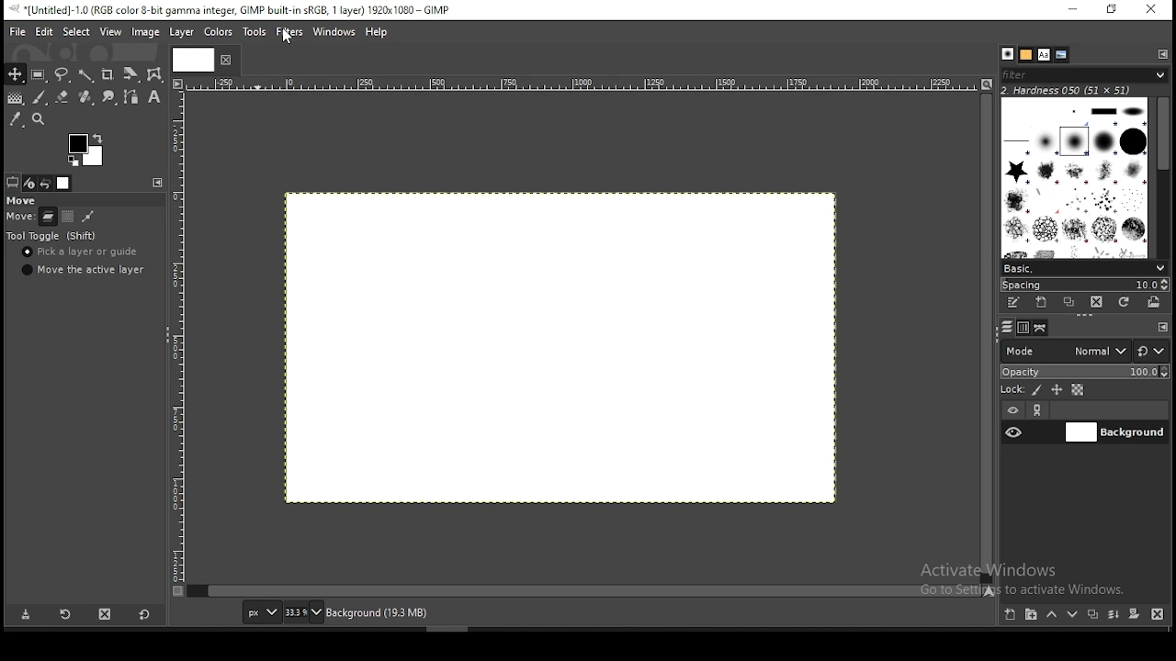  Describe the element at coordinates (69, 216) in the screenshot. I see `move channels` at that location.